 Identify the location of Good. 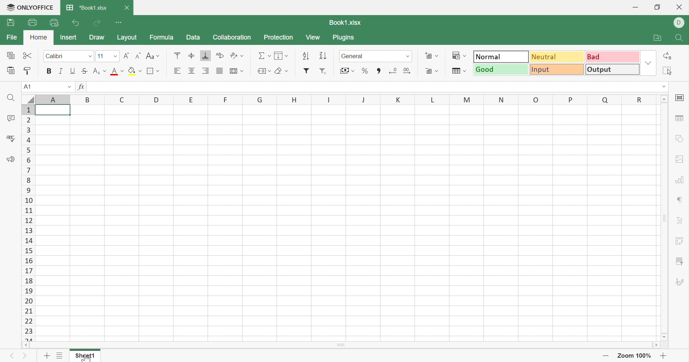
(502, 69).